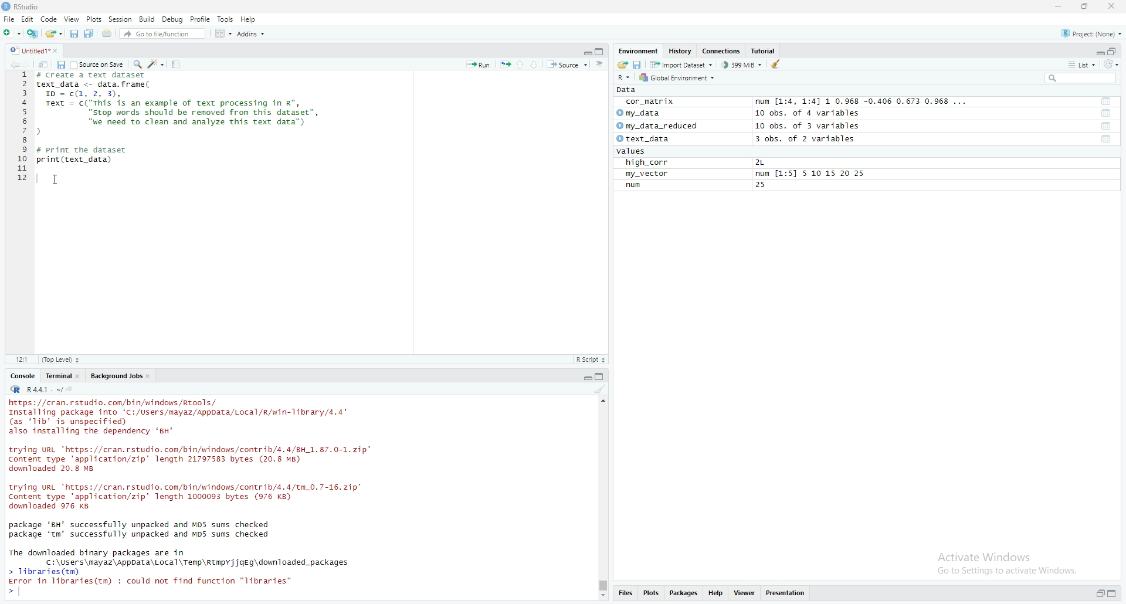 The image size is (1126, 604). What do you see at coordinates (98, 65) in the screenshot?
I see `source on save` at bounding box center [98, 65].